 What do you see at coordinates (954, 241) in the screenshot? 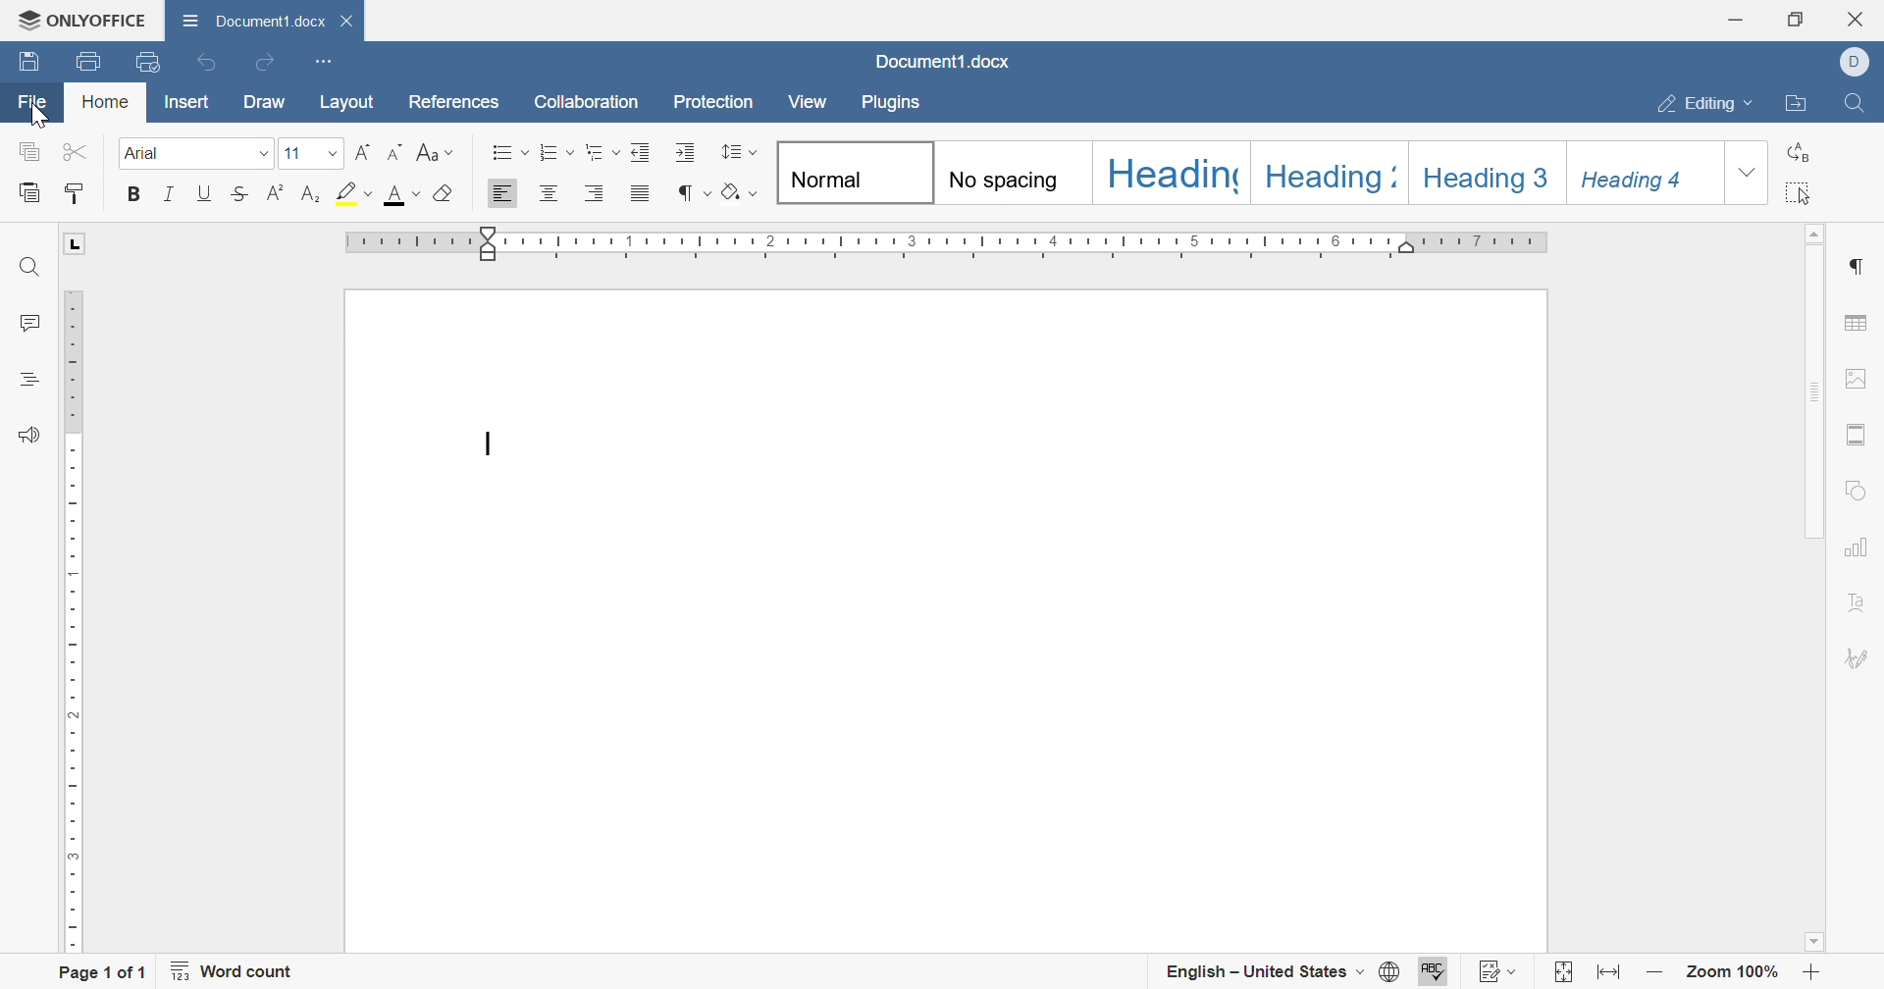
I see `ruler` at bounding box center [954, 241].